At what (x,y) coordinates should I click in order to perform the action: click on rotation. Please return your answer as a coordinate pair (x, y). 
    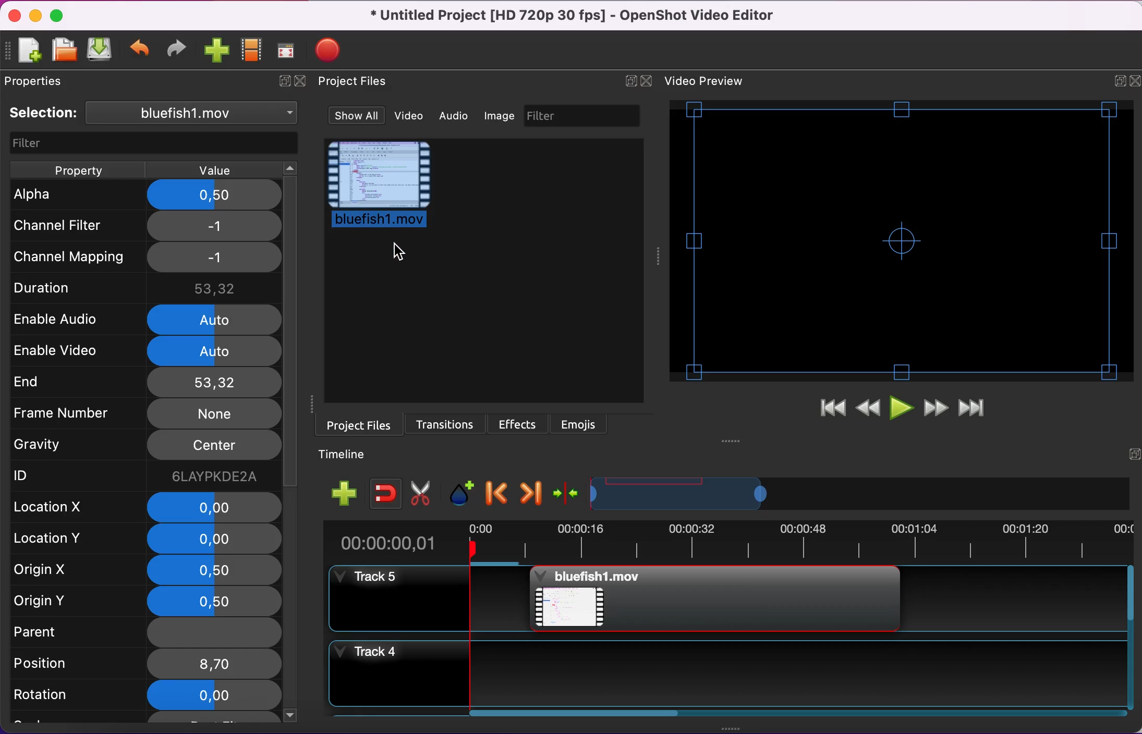
    Looking at the image, I should click on (58, 698).